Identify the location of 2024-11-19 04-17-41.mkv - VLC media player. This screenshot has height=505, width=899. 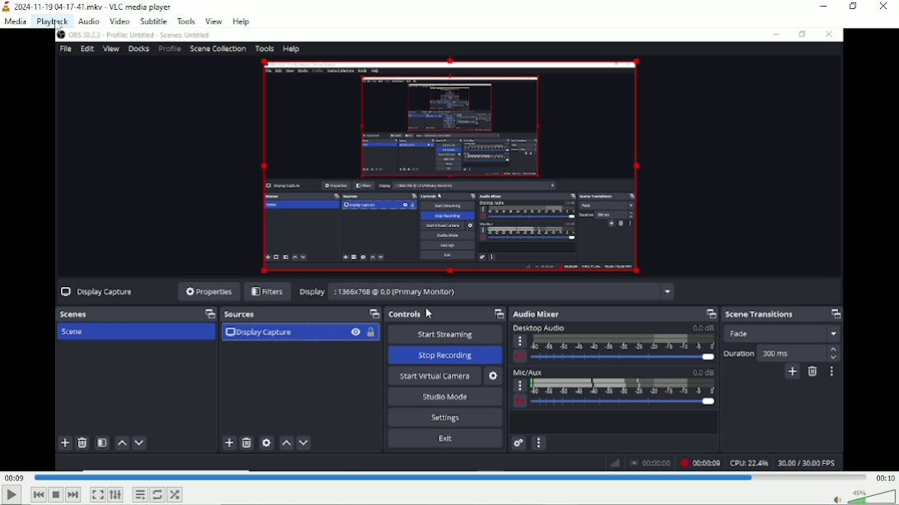
(88, 7).